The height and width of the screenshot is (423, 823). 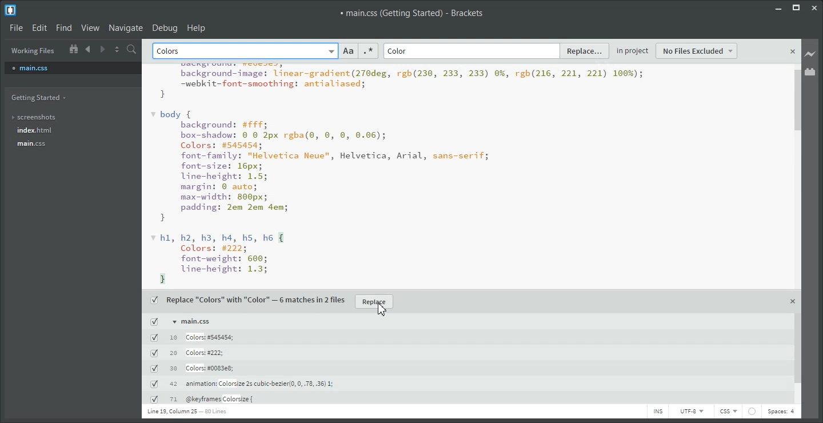 What do you see at coordinates (33, 51) in the screenshot?
I see `Working Files` at bounding box center [33, 51].